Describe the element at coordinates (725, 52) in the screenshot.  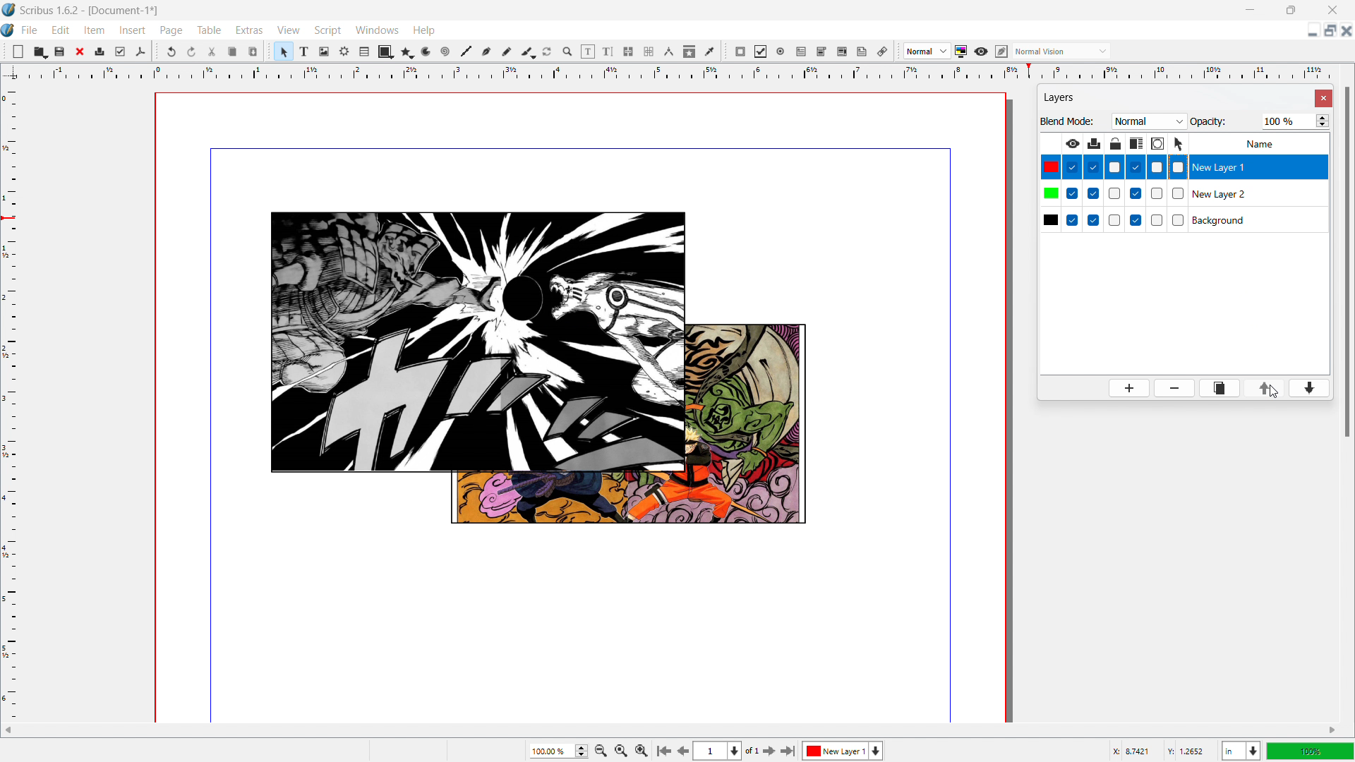
I see `move toolbox` at that location.